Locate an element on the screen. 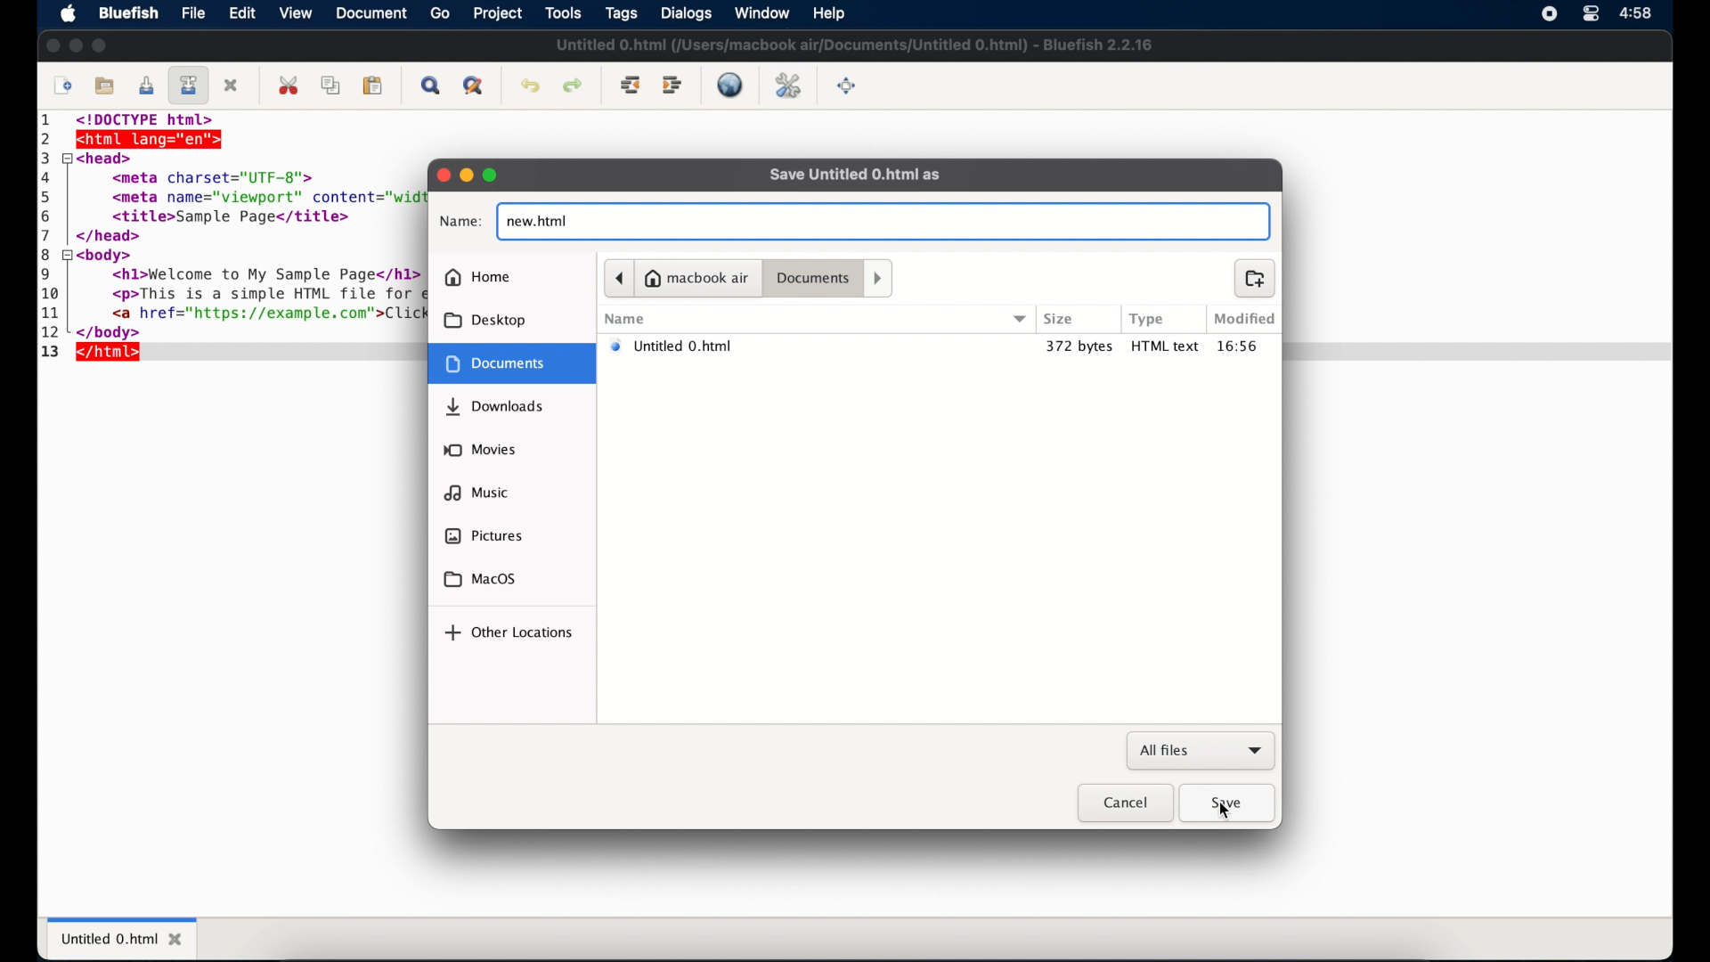 This screenshot has height=962, width=1710. close is located at coordinates (232, 86).